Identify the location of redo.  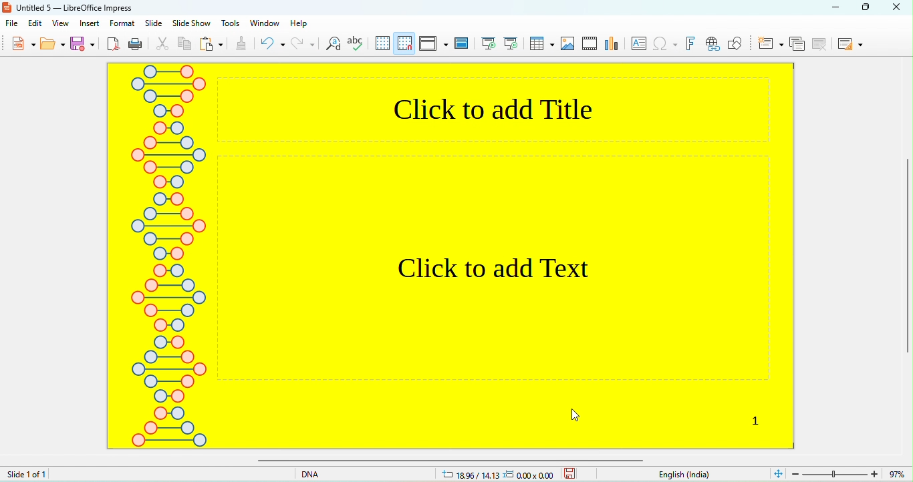
(303, 43).